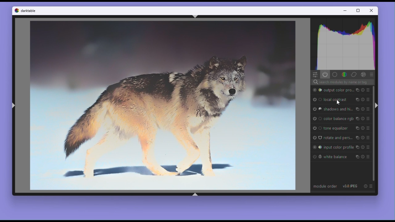 The image size is (395, 222). What do you see at coordinates (357, 128) in the screenshot?
I see `Multiple instance actions` at bounding box center [357, 128].